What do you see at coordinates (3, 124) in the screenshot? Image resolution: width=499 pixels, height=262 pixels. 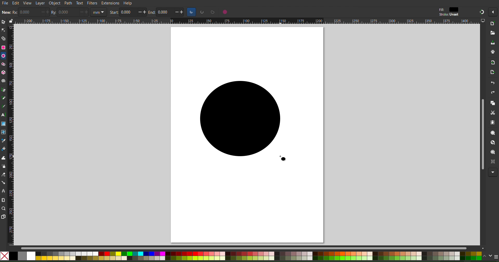 I see `Gradient Tool` at bounding box center [3, 124].